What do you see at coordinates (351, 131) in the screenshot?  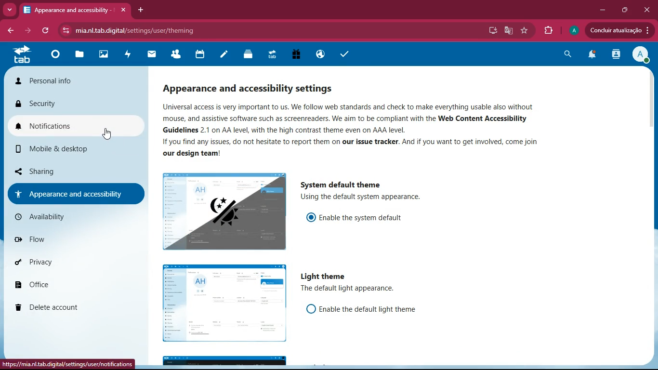 I see `Universal access is very important to us. We follow web standards and check to make everything usable also without
mouse, and assistive software such as screenreaders. We aim to be compliant with the Web Content Accessibility
Guidelines 2.1 on AA level, with the high contrast theme even on AAA level.

If you find any issues, do not hesitate to report them on our issue tracker. And if you want to get involved, come join
our design team!` at bounding box center [351, 131].